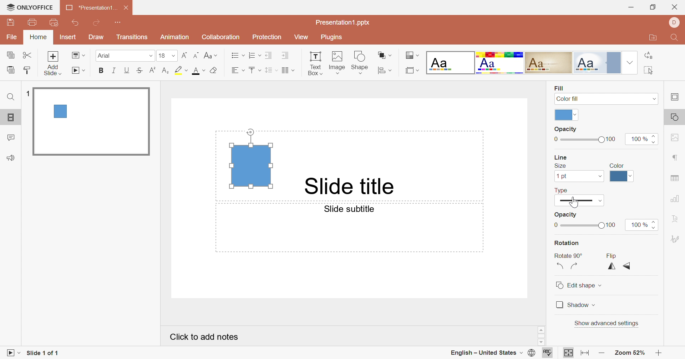 This screenshot has width=685, height=359. Describe the element at coordinates (675, 37) in the screenshot. I see `Find` at that location.